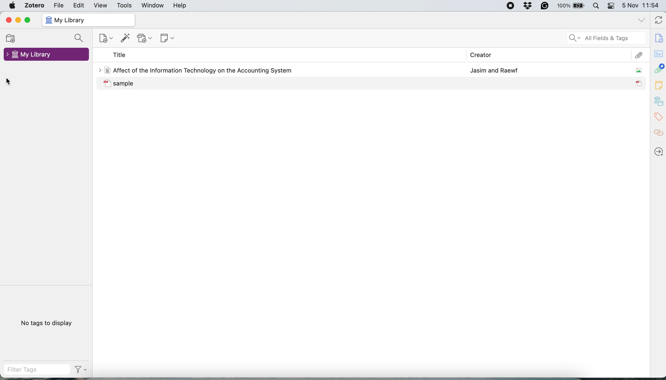 The width and height of the screenshot is (666, 380). I want to click on creator, so click(483, 55).